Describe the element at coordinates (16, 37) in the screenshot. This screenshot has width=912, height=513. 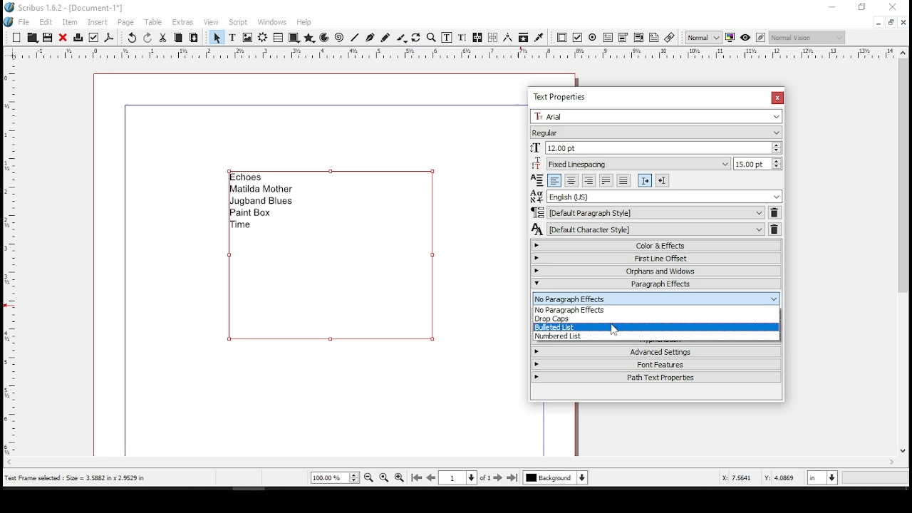
I see `new` at that location.